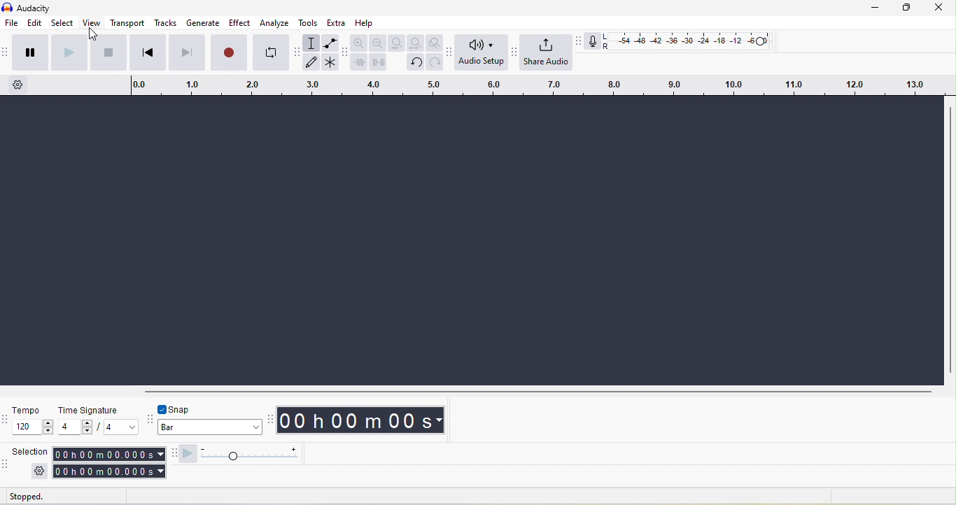  Describe the element at coordinates (939, 8) in the screenshot. I see `close` at that location.